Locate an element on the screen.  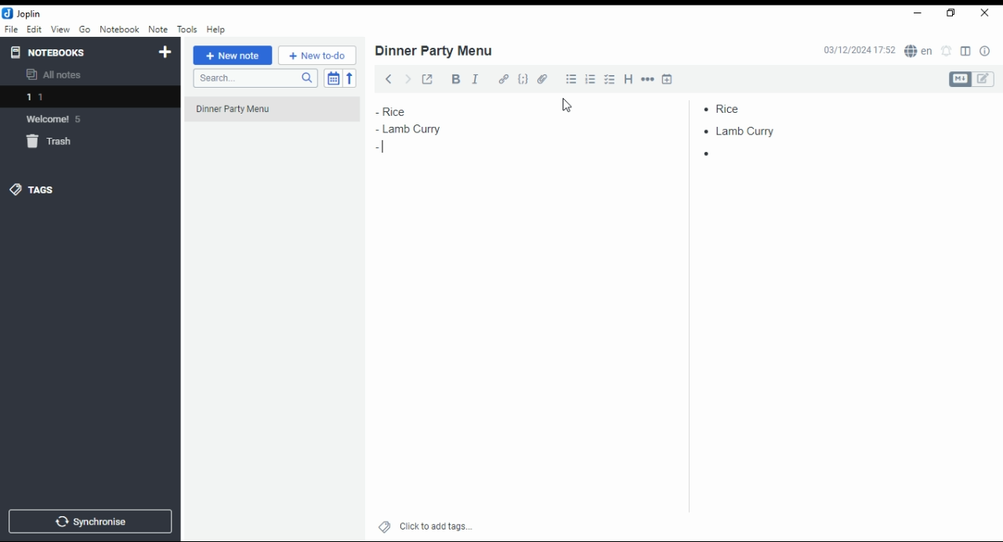
rice is located at coordinates (741, 107).